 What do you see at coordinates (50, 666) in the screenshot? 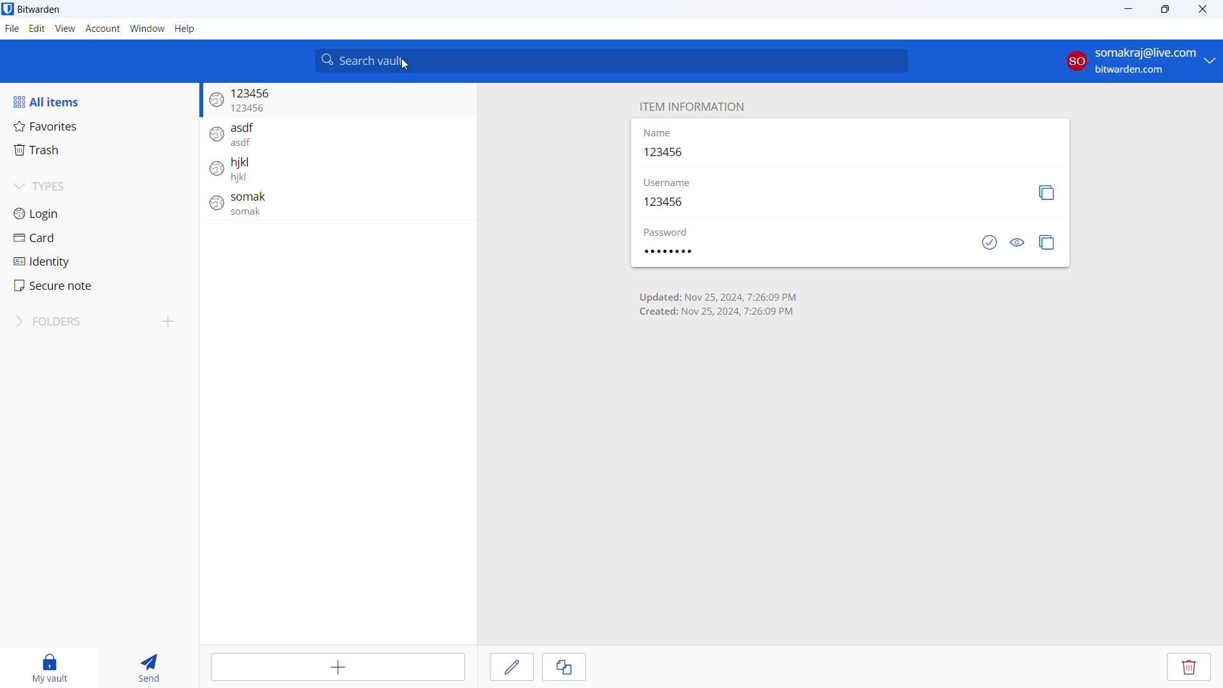
I see `my vault` at bounding box center [50, 666].